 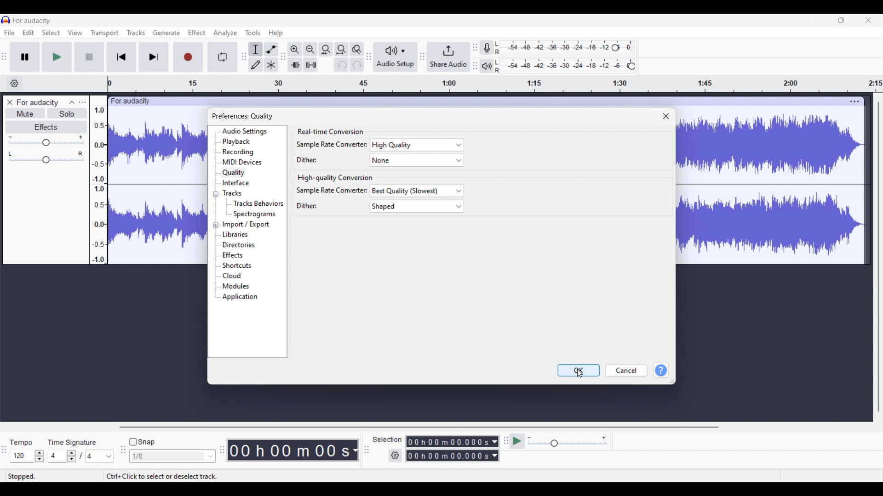 I want to click on Indicates tempo settings, so click(x=21, y=443).